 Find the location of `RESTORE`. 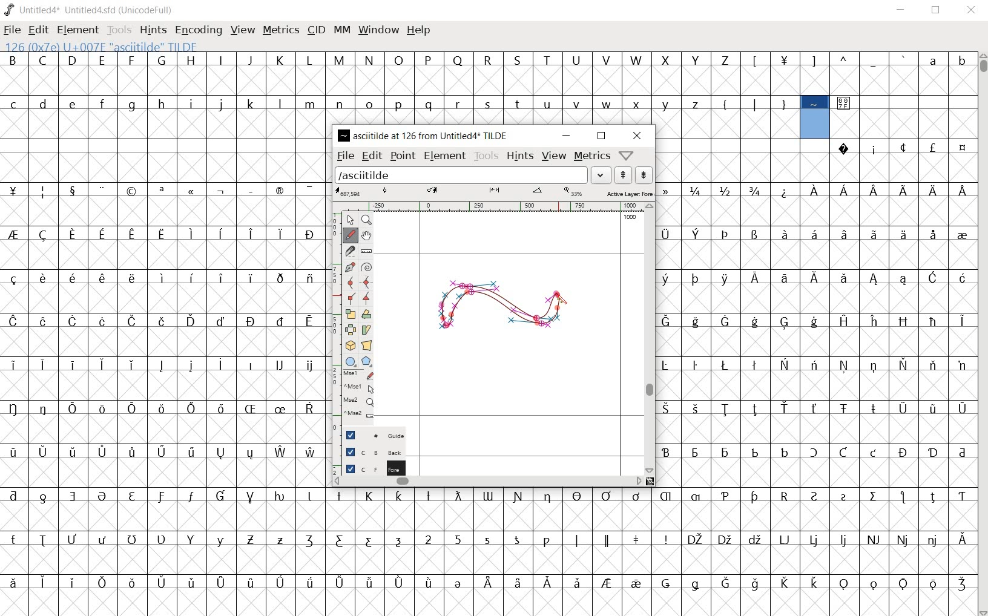

RESTORE is located at coordinates (938, 11).